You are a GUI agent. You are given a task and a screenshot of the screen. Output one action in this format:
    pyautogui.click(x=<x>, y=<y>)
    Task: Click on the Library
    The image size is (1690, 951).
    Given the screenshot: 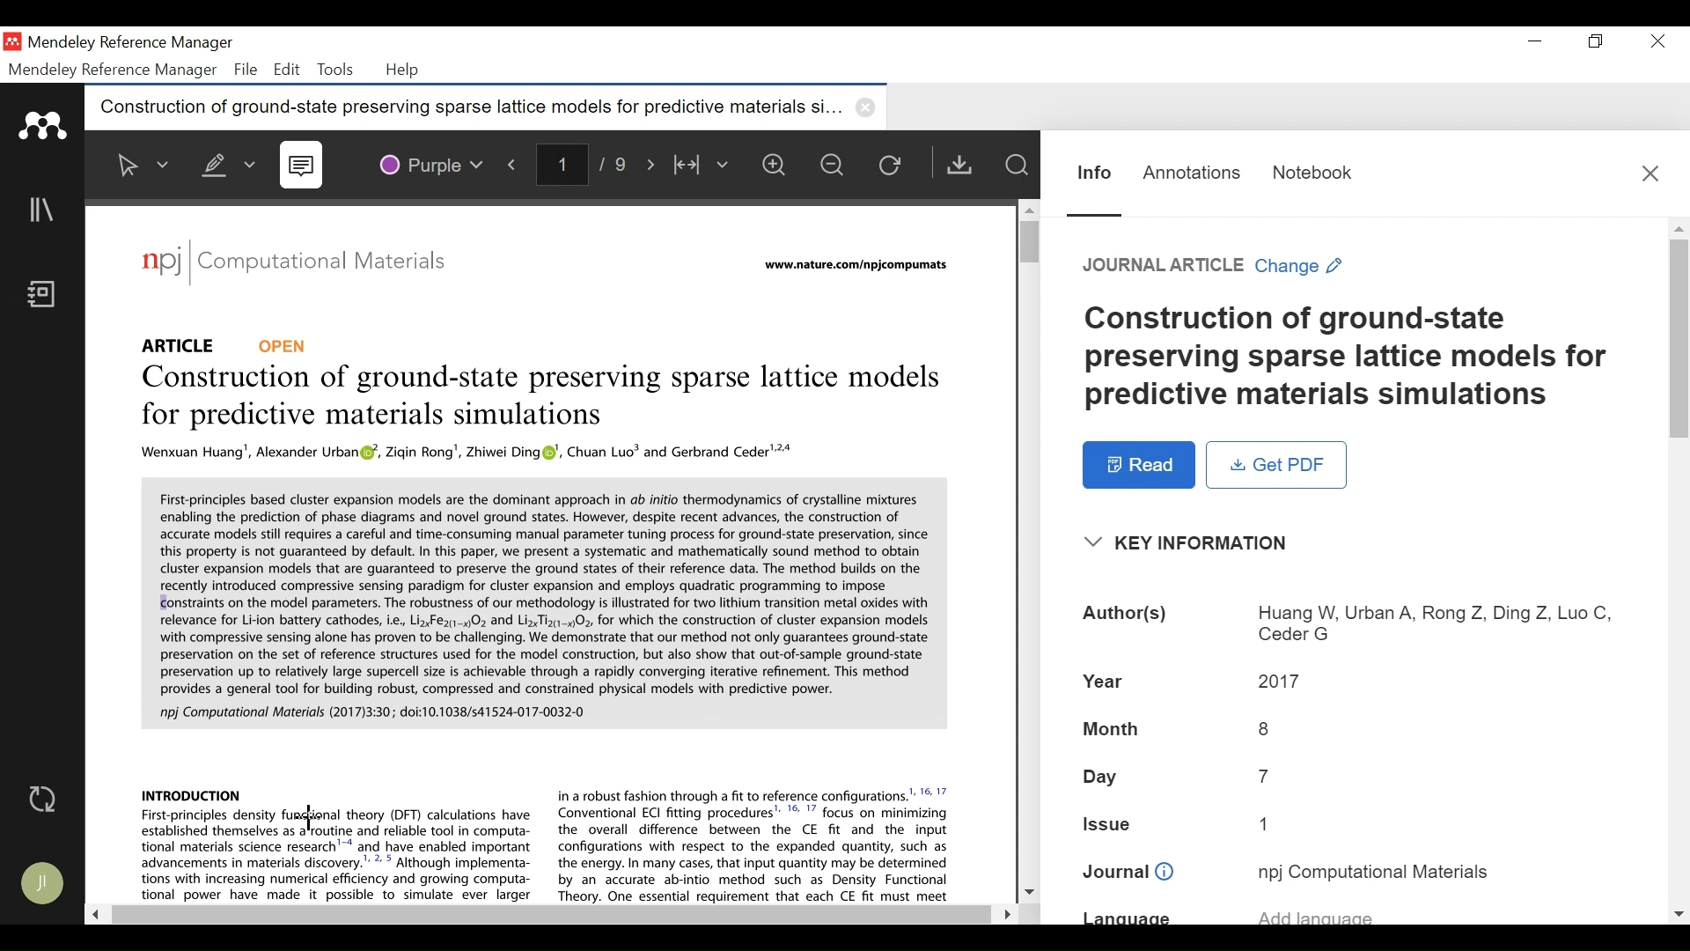 What is the action you would take?
    pyautogui.click(x=44, y=210)
    